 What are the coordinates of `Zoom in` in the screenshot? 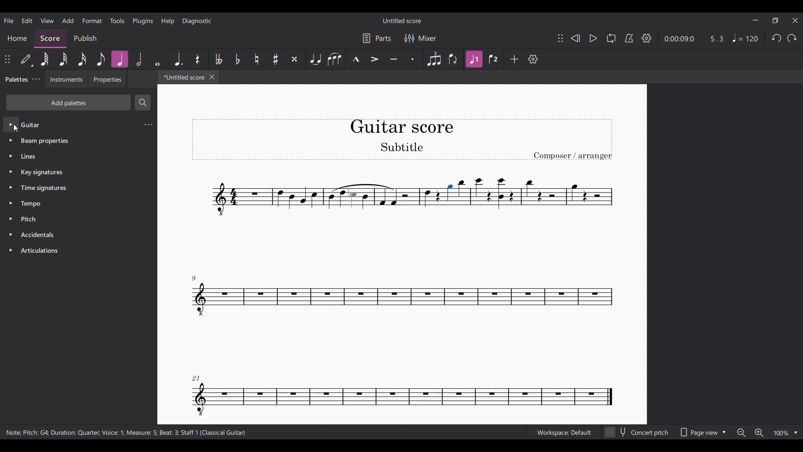 It's located at (759, 433).